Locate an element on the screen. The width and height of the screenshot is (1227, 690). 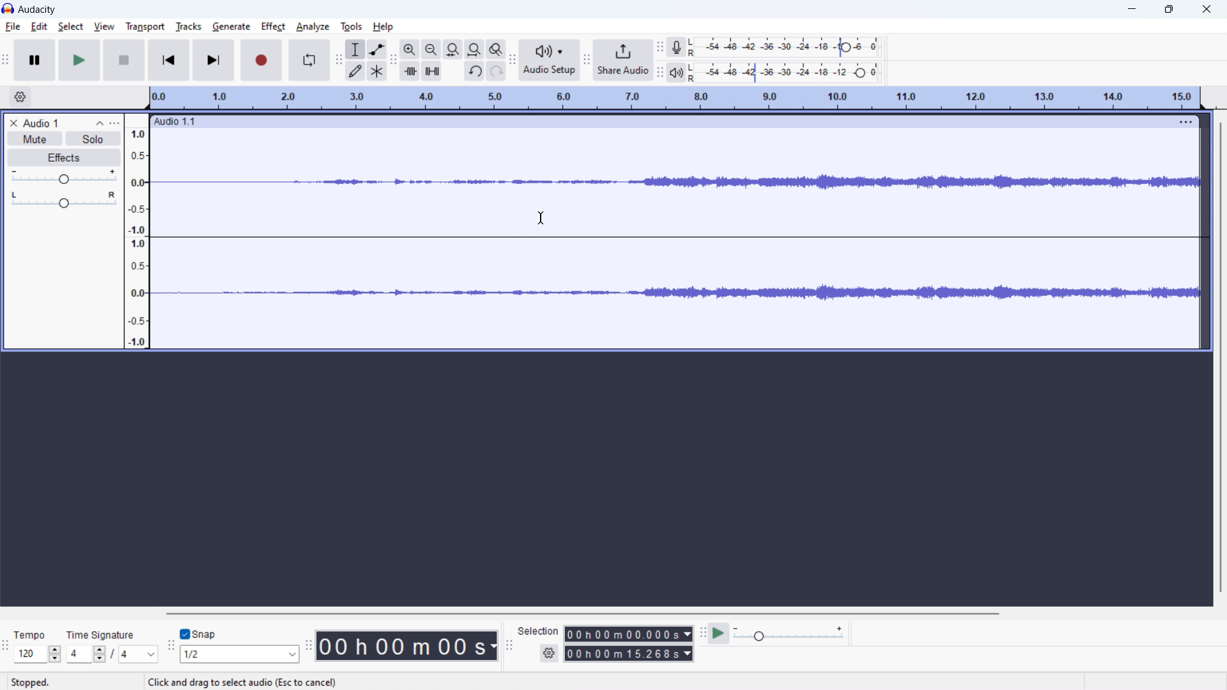
skip to last is located at coordinates (214, 61).